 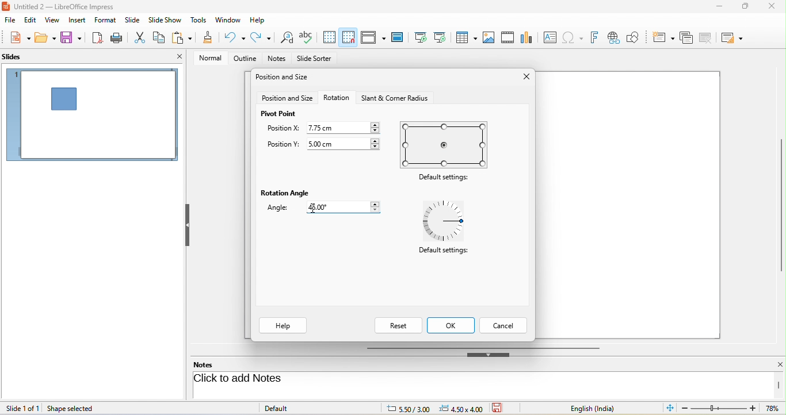 What do you see at coordinates (373, 37) in the screenshot?
I see `display view` at bounding box center [373, 37].